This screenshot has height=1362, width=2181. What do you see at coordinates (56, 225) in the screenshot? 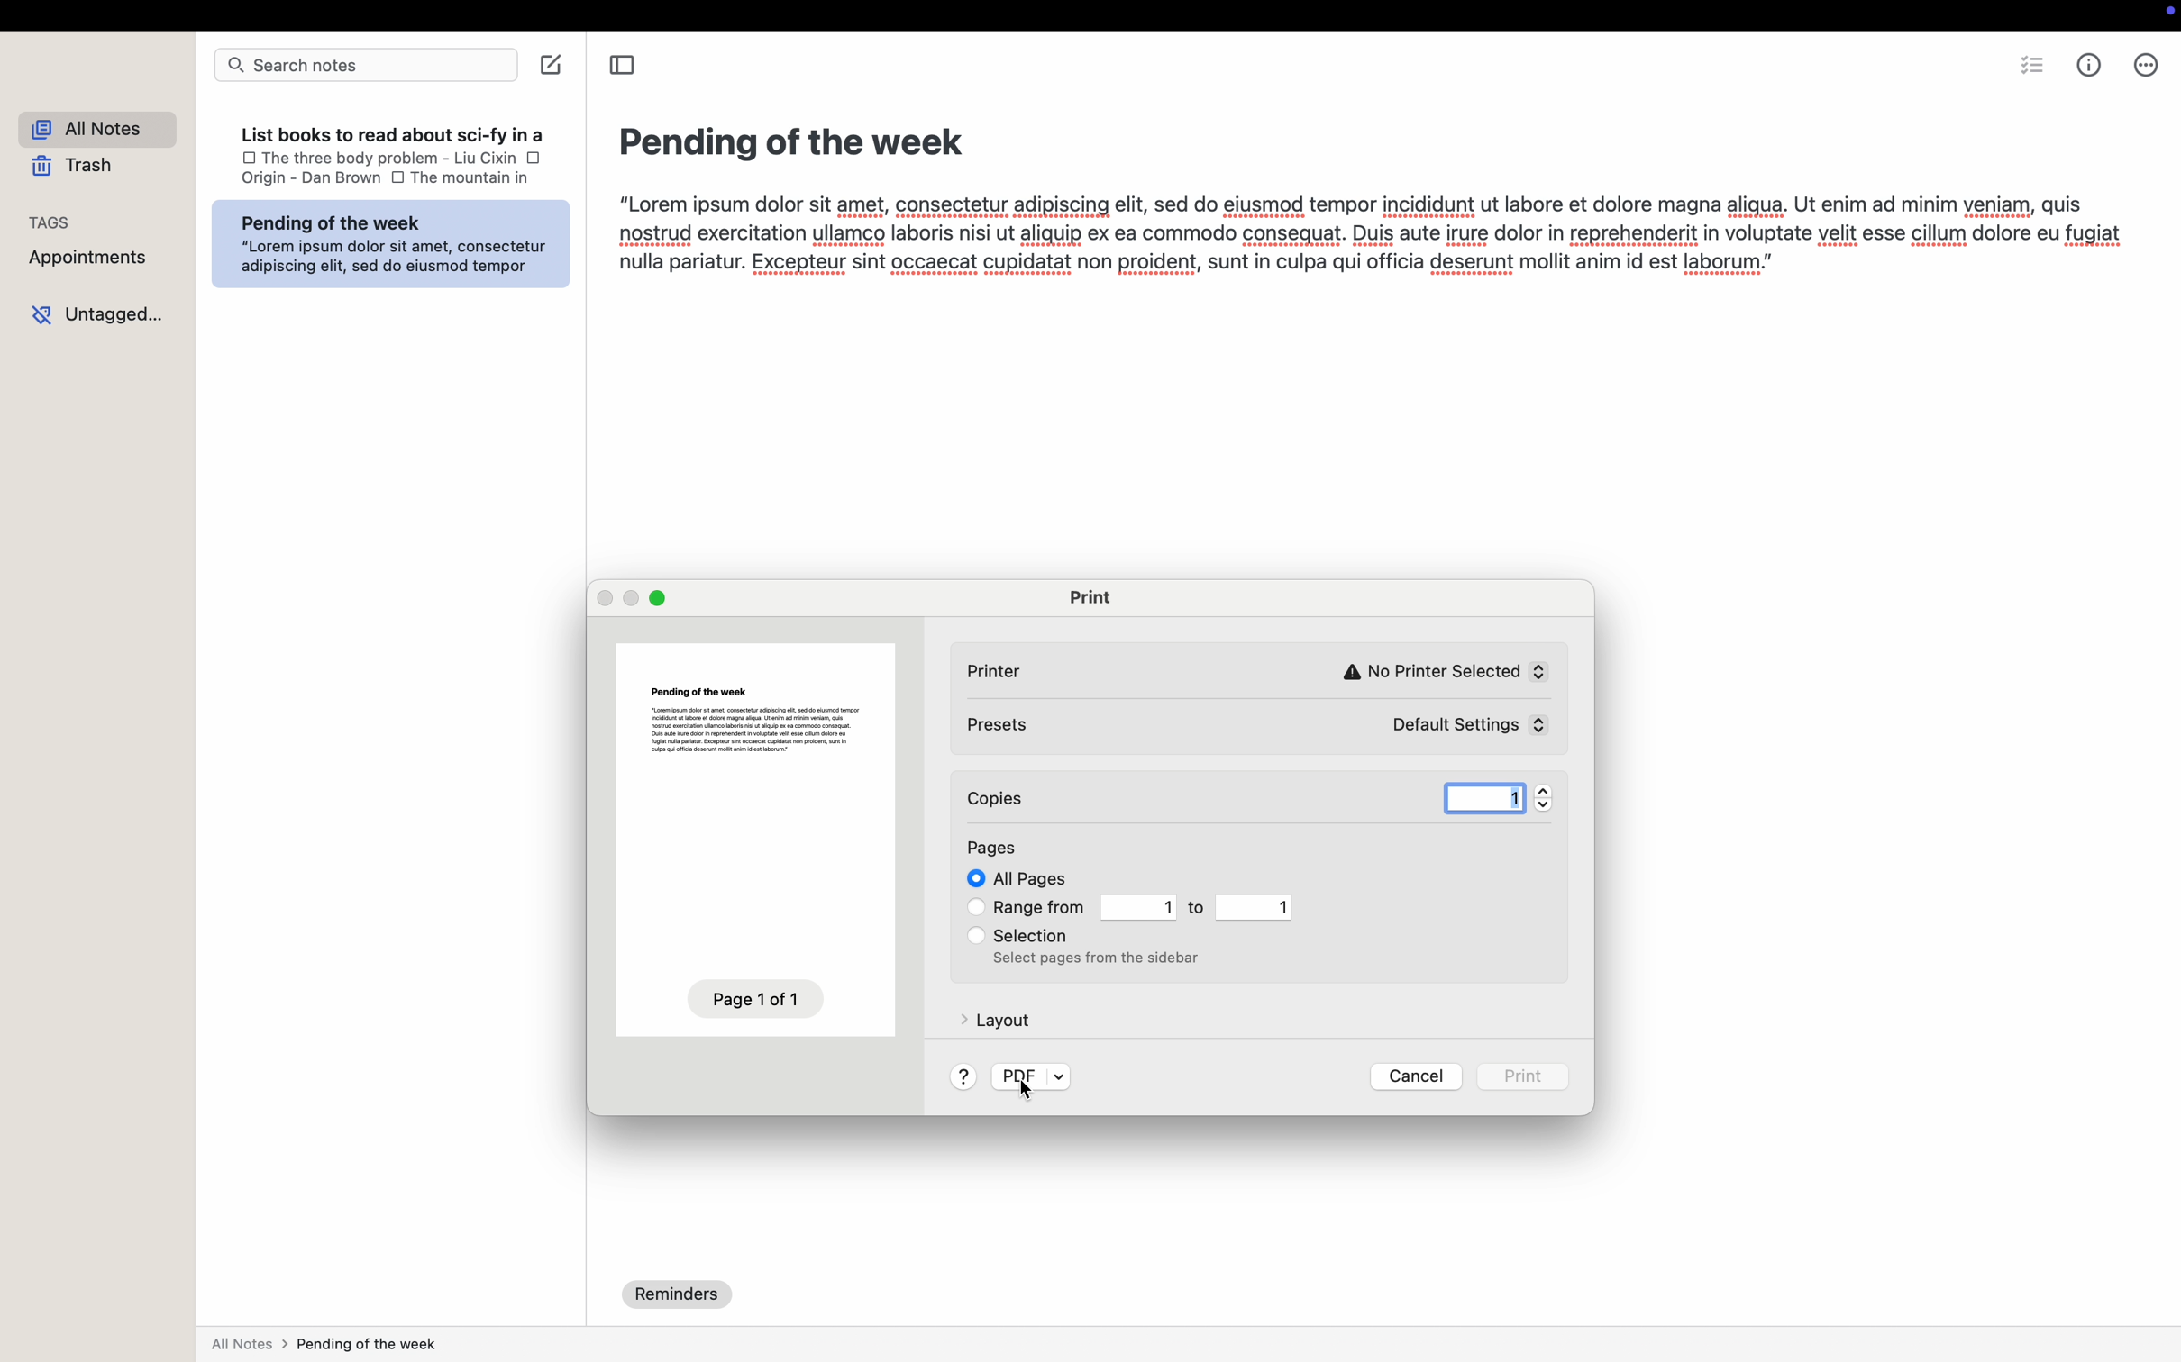
I see `tags` at bounding box center [56, 225].